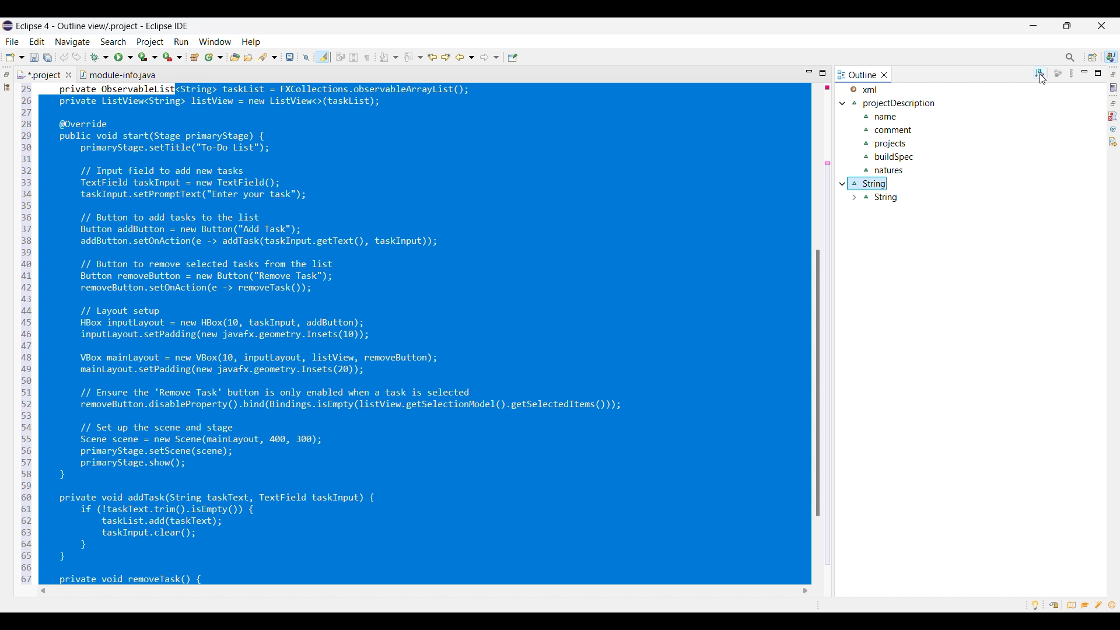 Image resolution: width=1120 pixels, height=630 pixels. Describe the element at coordinates (870, 183) in the screenshot. I see `string` at that location.